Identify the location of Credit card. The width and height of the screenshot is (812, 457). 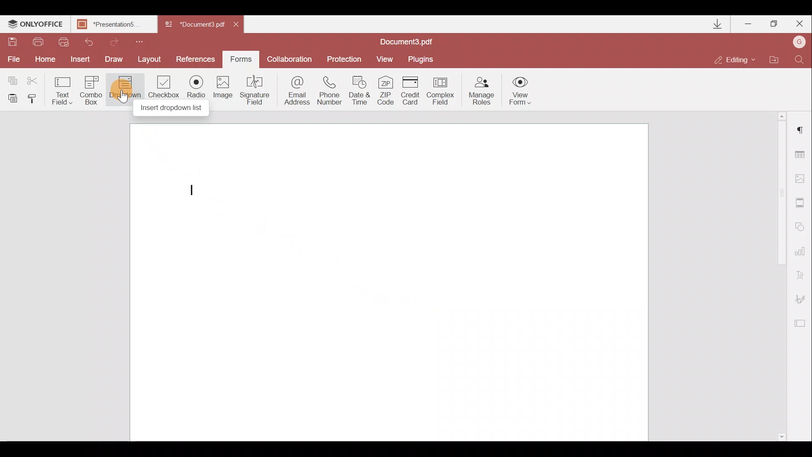
(411, 90).